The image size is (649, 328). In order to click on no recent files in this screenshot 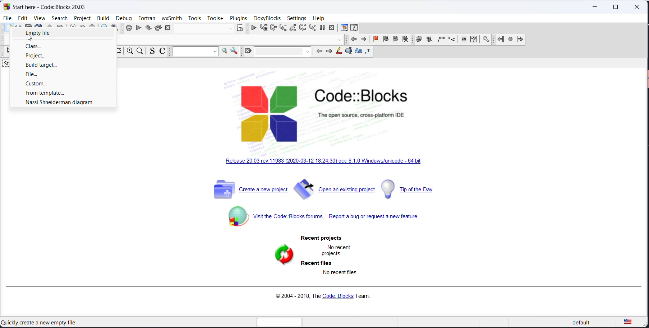, I will do `click(341, 274)`.